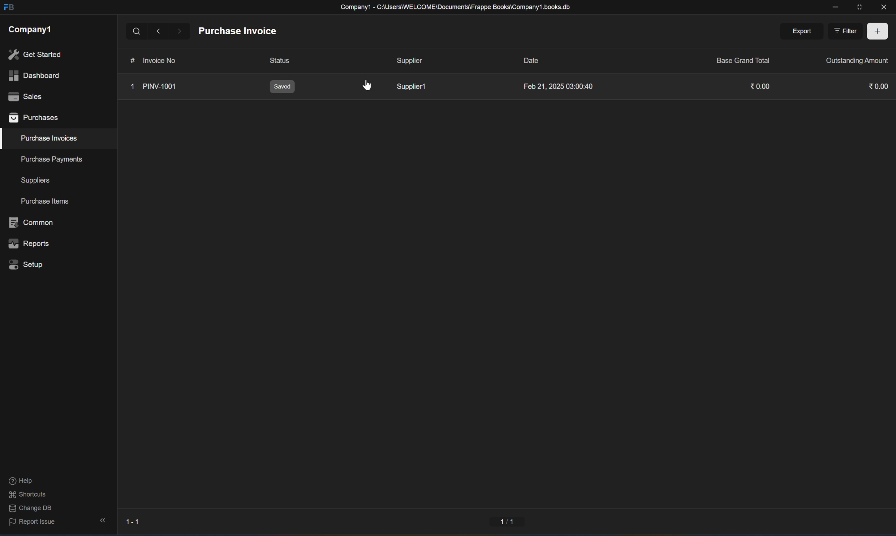 This screenshot has height=536, width=896. Describe the element at coordinates (508, 523) in the screenshot. I see `1-1` at that location.